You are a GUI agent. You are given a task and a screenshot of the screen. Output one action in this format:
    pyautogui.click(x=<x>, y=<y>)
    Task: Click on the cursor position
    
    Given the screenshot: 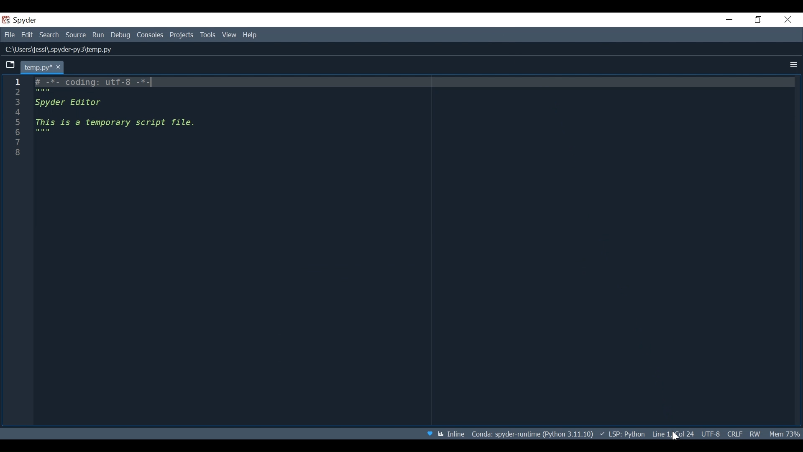 What is the action you would take?
    pyautogui.click(x=673, y=434)
    